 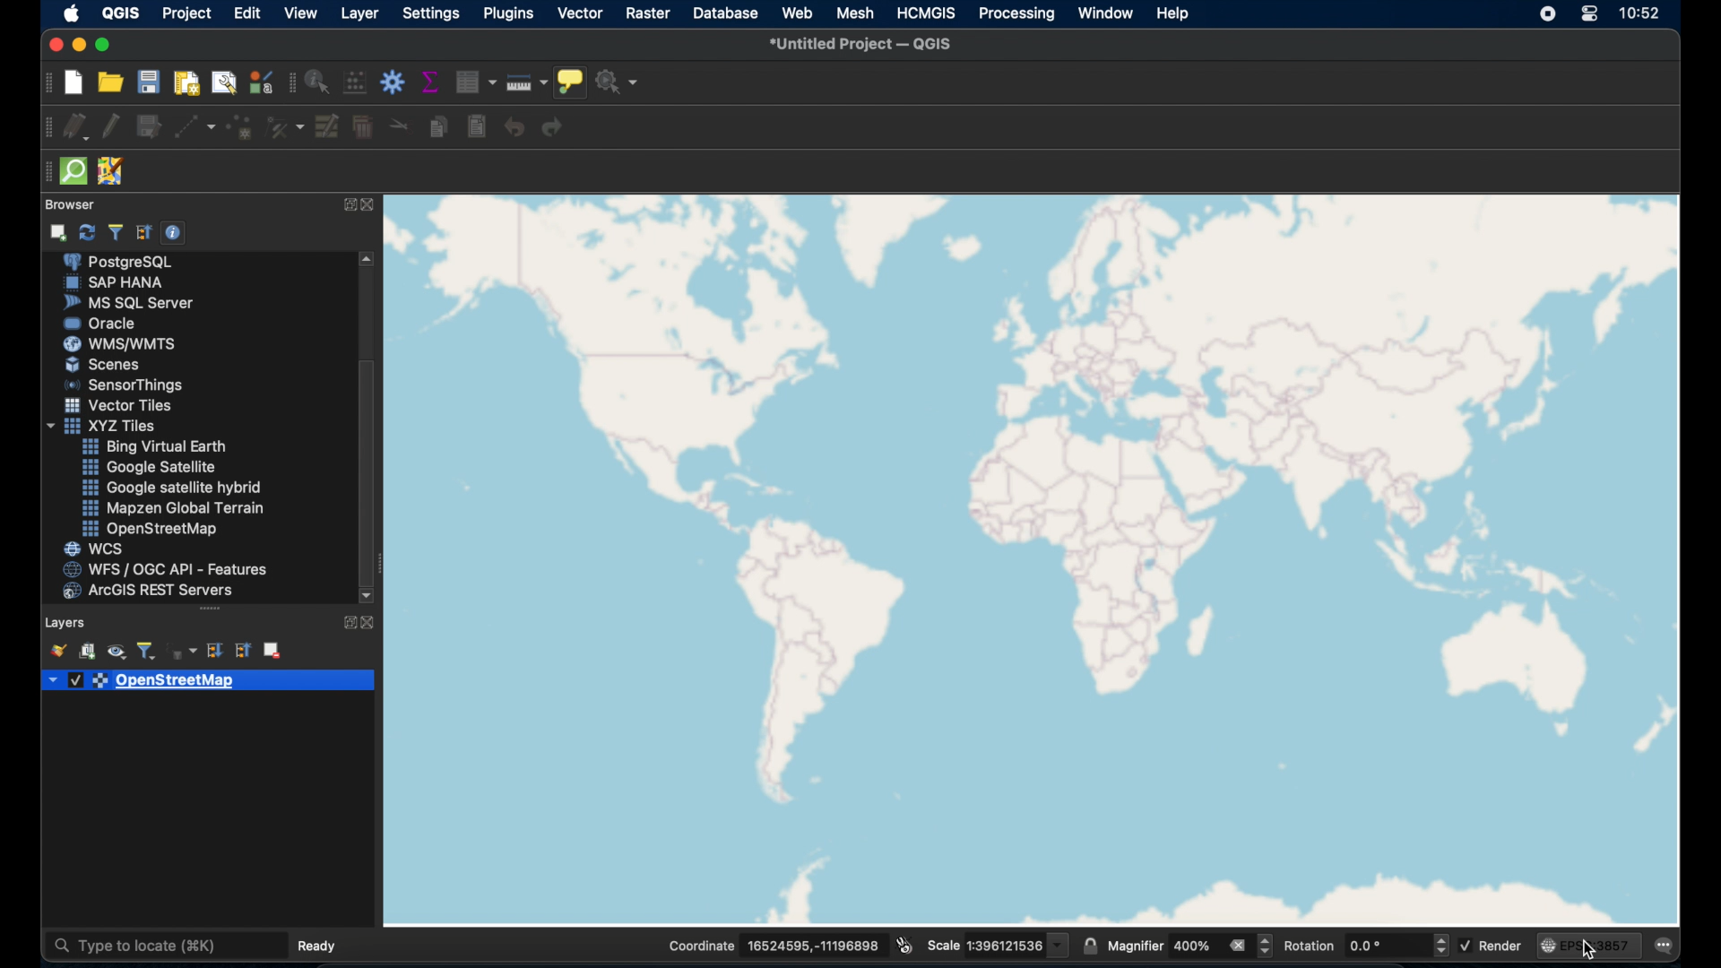 I want to click on save project, so click(x=148, y=82).